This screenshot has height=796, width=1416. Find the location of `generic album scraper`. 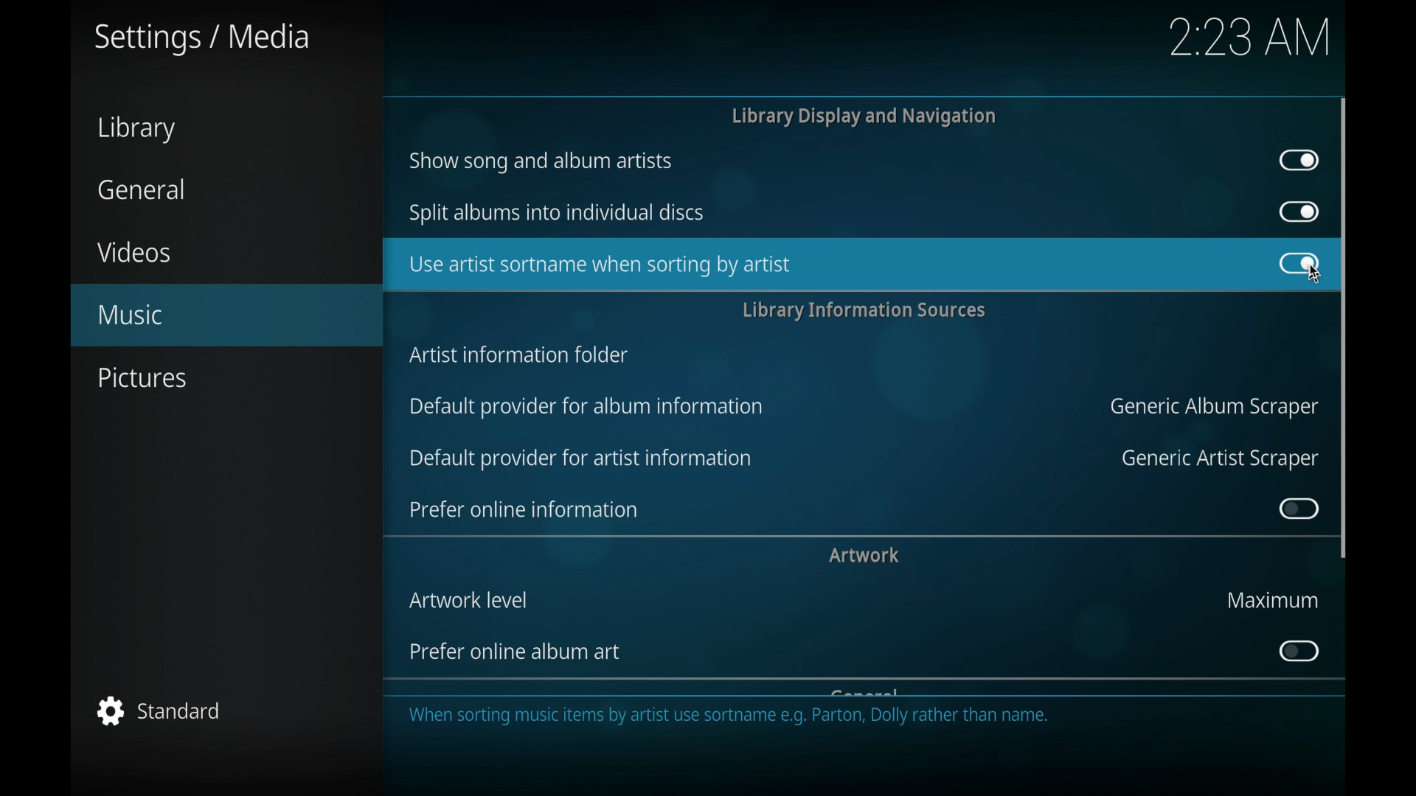

generic album scraper is located at coordinates (1211, 408).